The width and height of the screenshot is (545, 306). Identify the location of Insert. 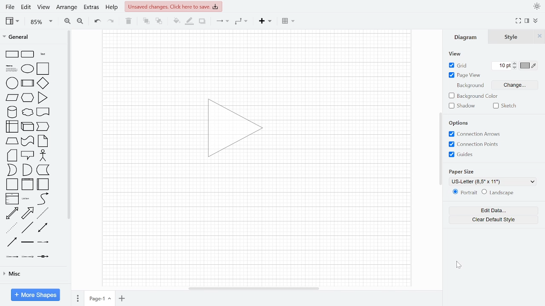
(265, 21).